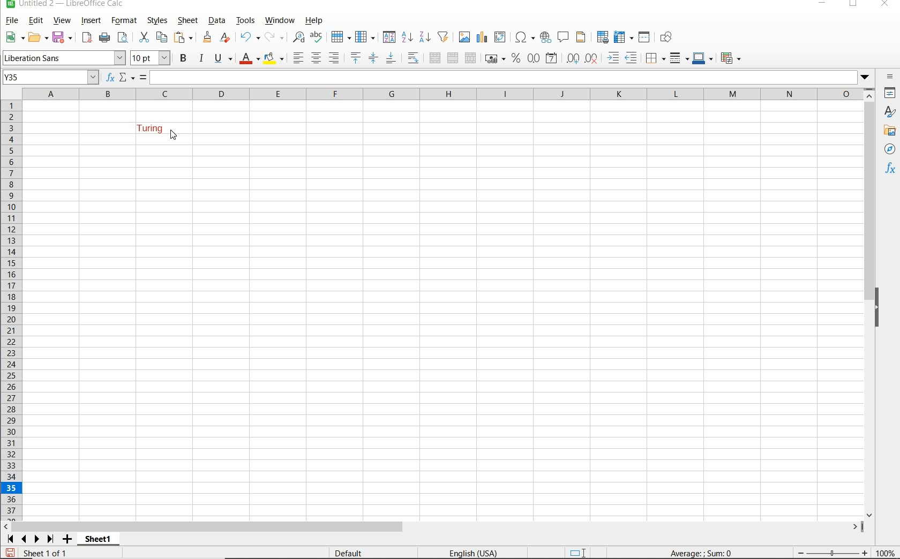 The image size is (900, 559). Describe the element at coordinates (614, 58) in the screenshot. I see `INCREASE INDENT` at that location.